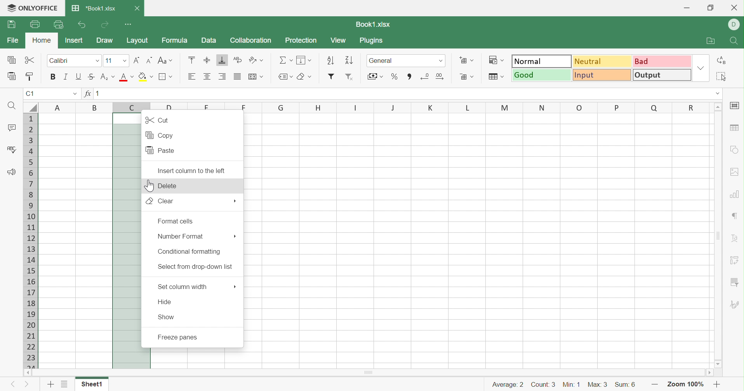  Describe the element at coordinates (492, 59) in the screenshot. I see `Conditional formatting` at that location.